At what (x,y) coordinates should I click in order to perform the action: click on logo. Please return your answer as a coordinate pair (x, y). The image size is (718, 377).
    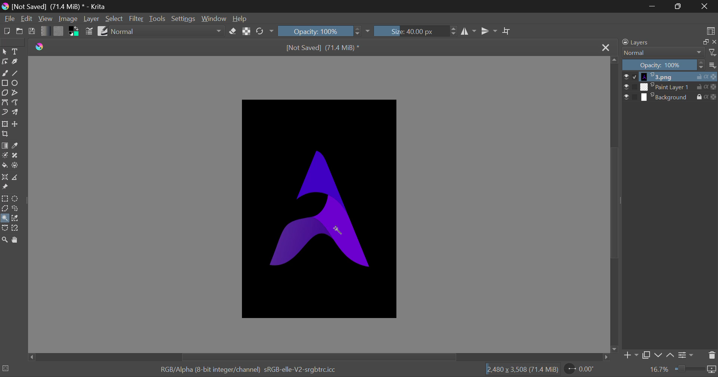
    Looking at the image, I should click on (41, 47).